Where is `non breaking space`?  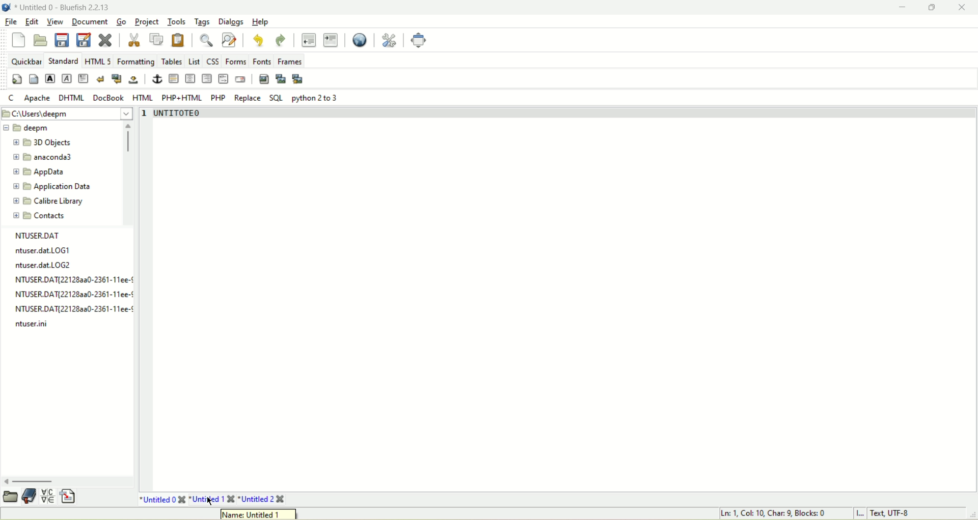
non breaking space is located at coordinates (137, 79).